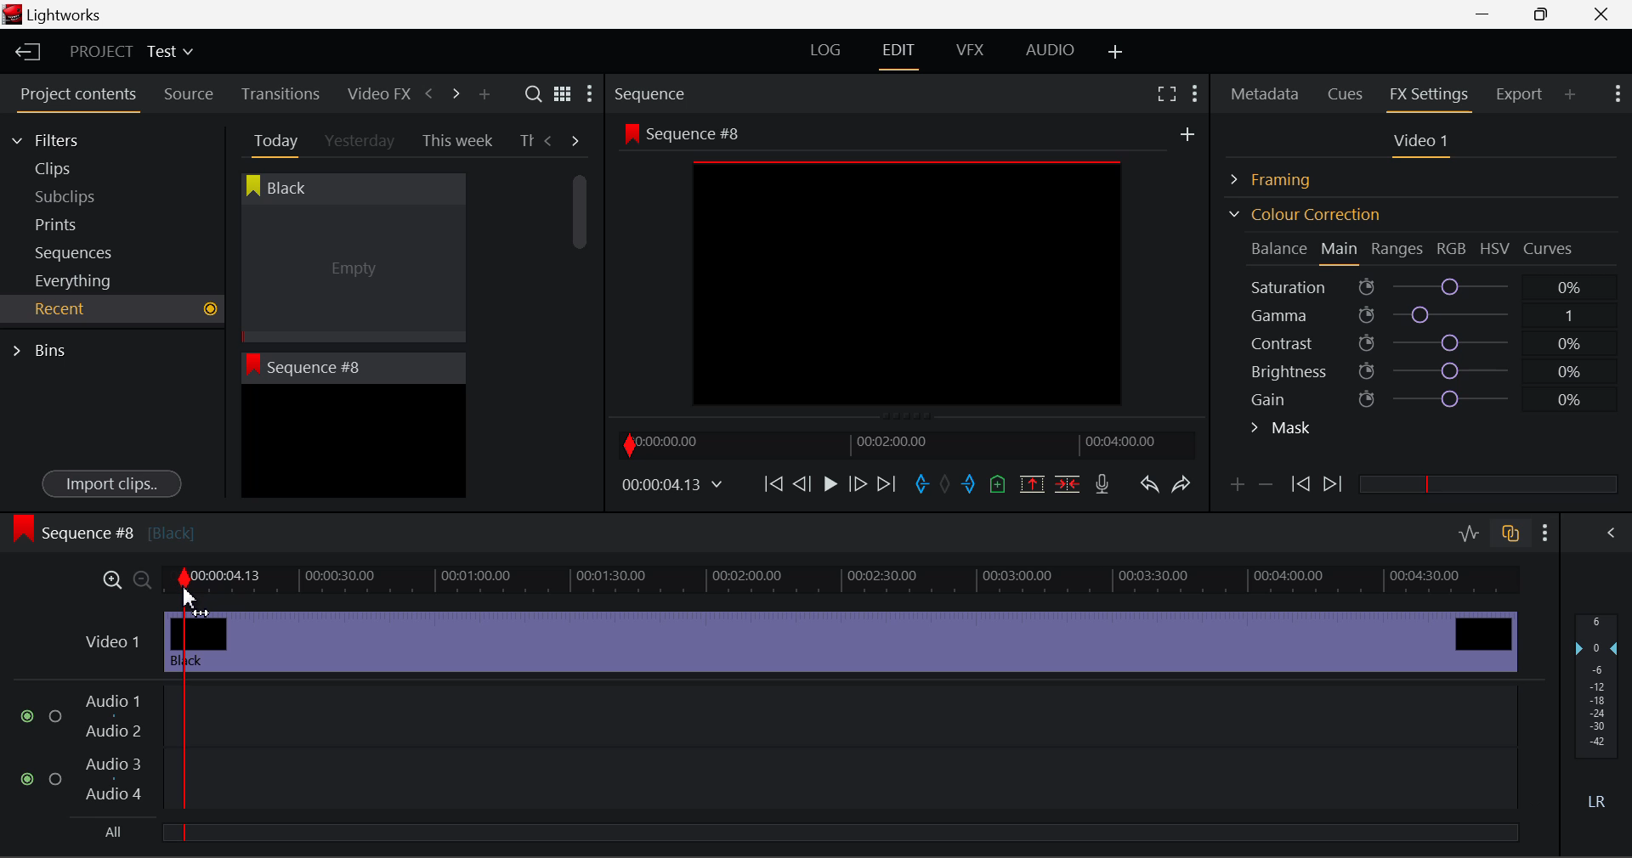  What do you see at coordinates (1282, 430) in the screenshot?
I see `Mask` at bounding box center [1282, 430].